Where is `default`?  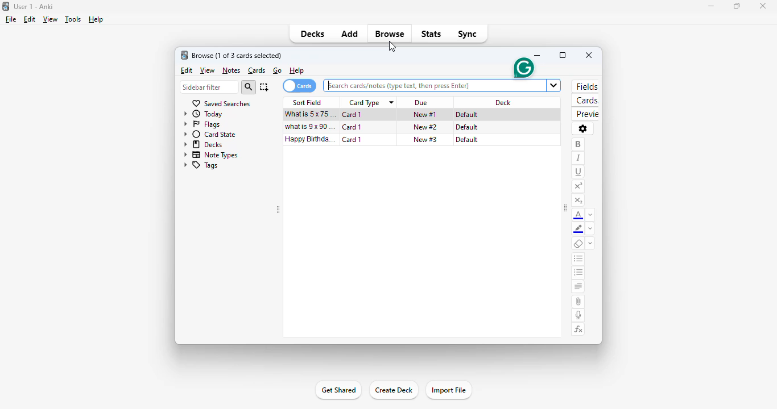
default is located at coordinates (466, 115).